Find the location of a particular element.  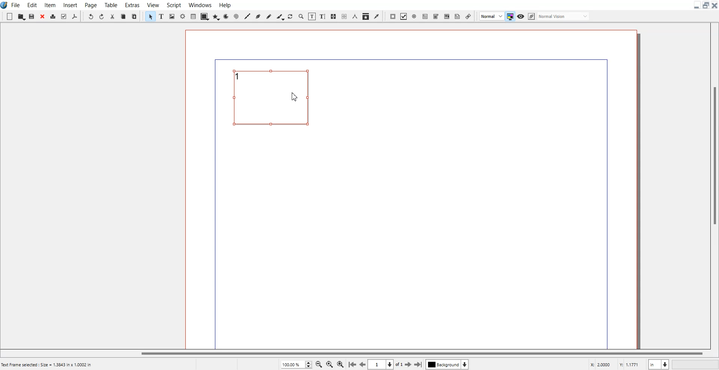

Measurement is located at coordinates (355, 16).